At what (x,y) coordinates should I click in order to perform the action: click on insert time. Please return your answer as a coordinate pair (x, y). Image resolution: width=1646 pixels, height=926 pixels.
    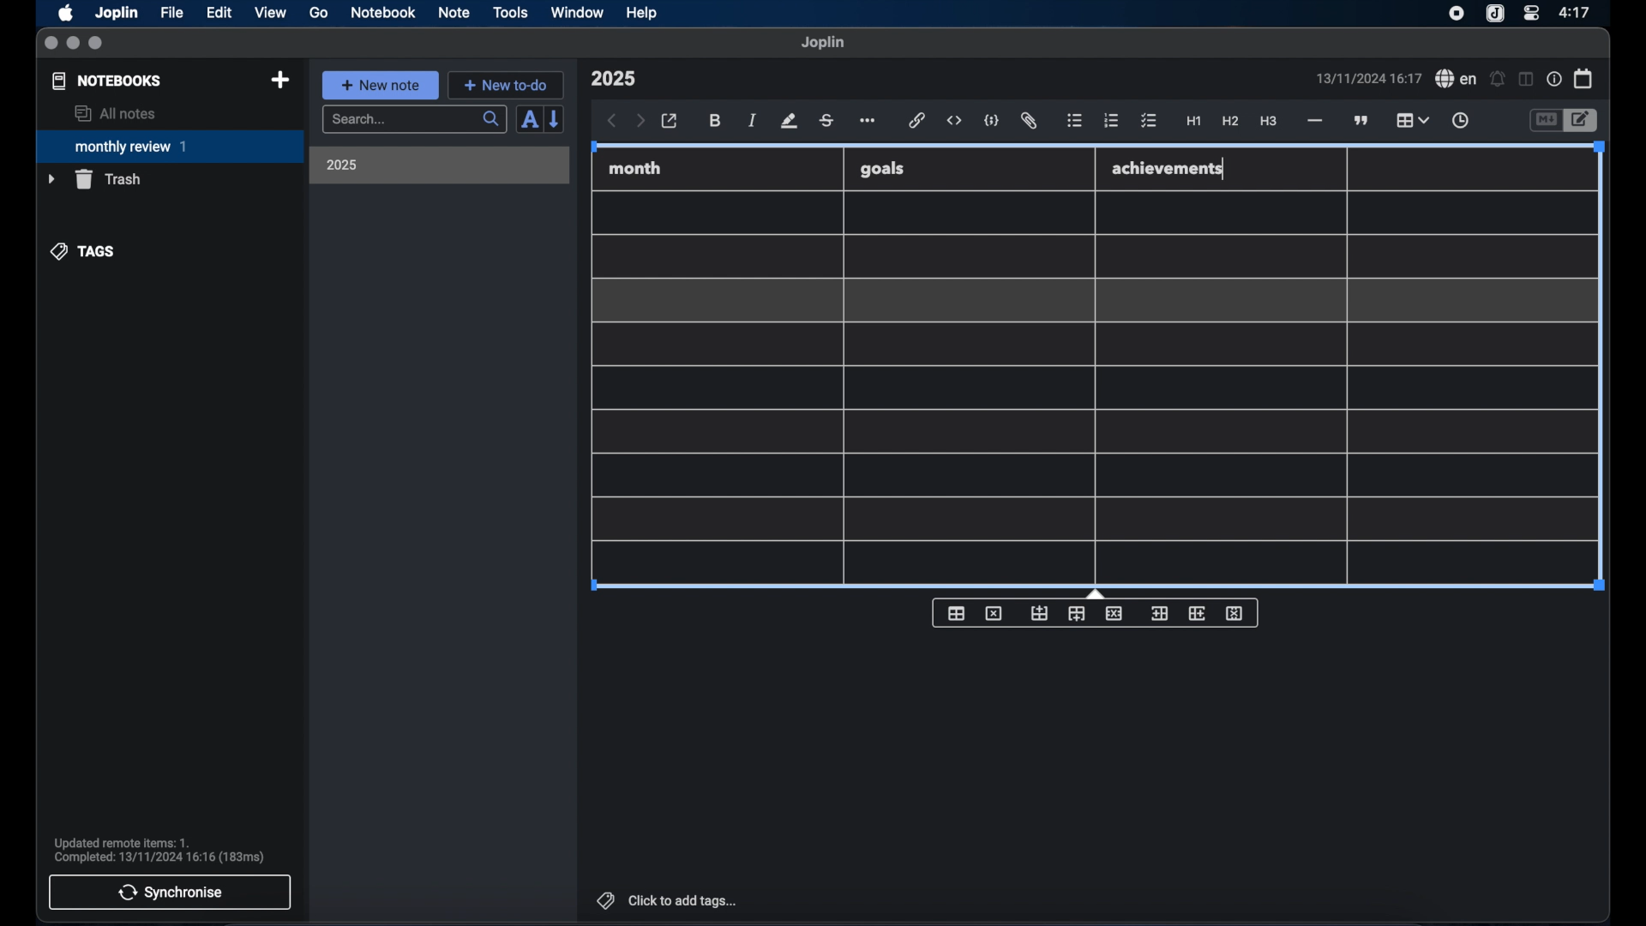
    Looking at the image, I should click on (1460, 121).